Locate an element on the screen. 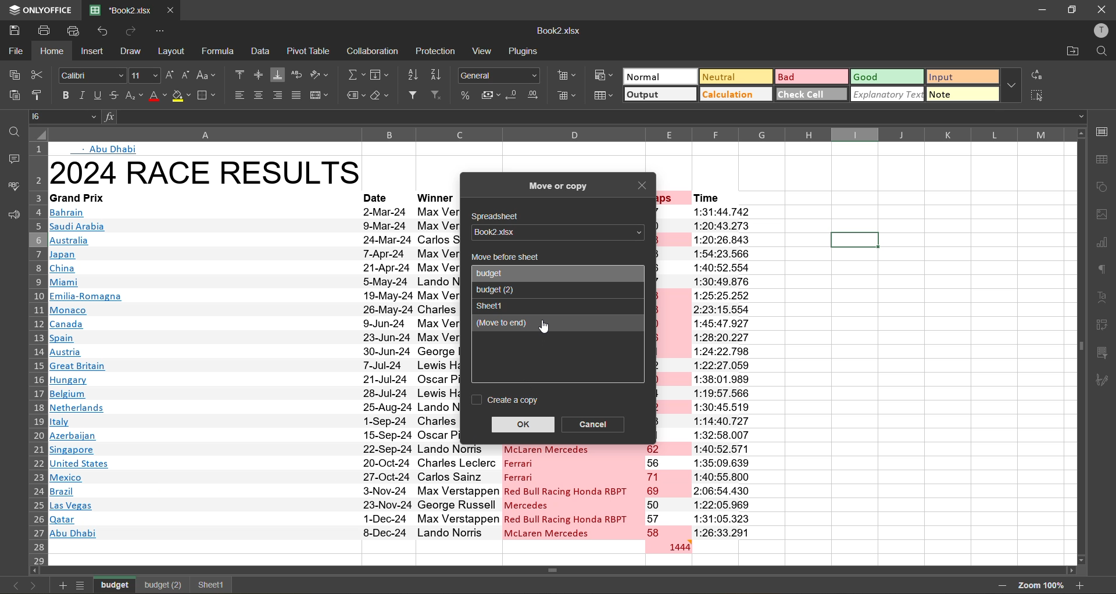  clear is located at coordinates (384, 96).